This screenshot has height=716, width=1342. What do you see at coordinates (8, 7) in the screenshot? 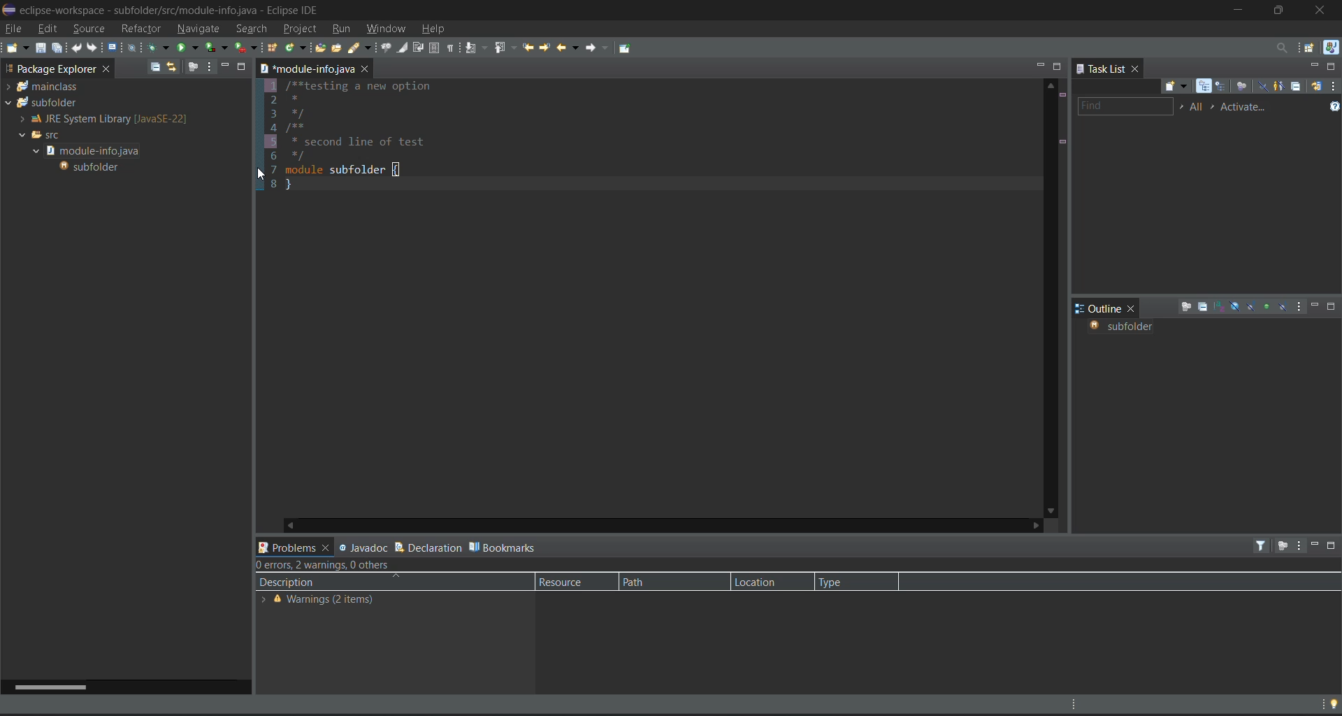
I see `eclipse logo` at bounding box center [8, 7].